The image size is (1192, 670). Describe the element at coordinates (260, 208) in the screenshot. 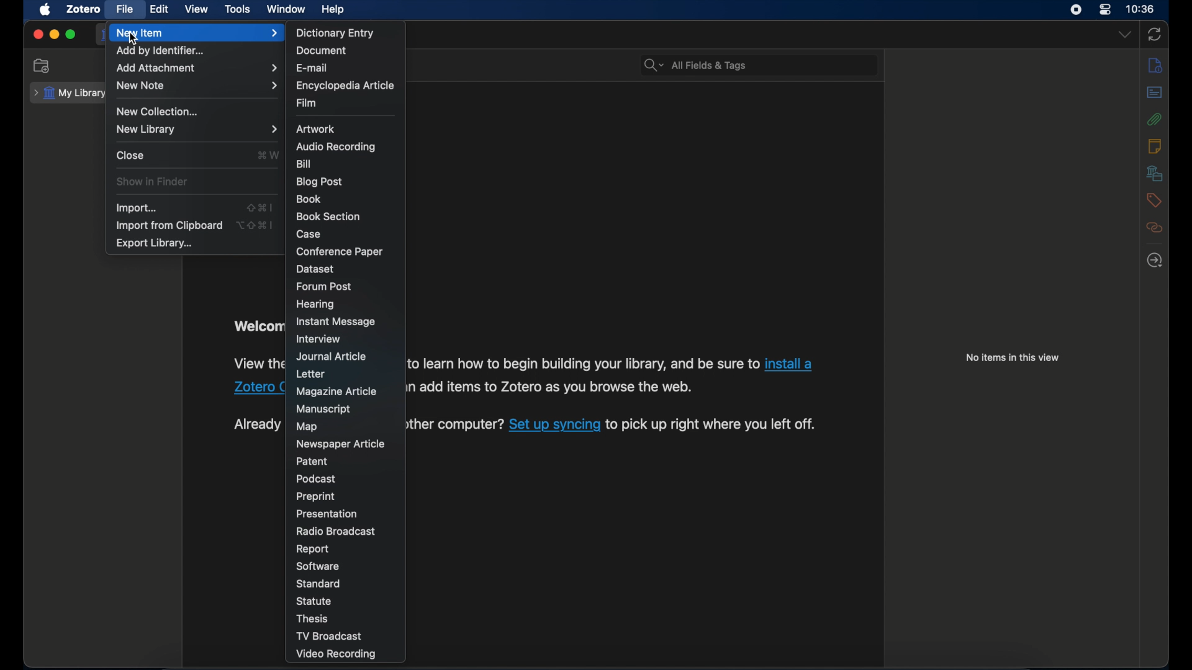

I see `shortcut` at that location.